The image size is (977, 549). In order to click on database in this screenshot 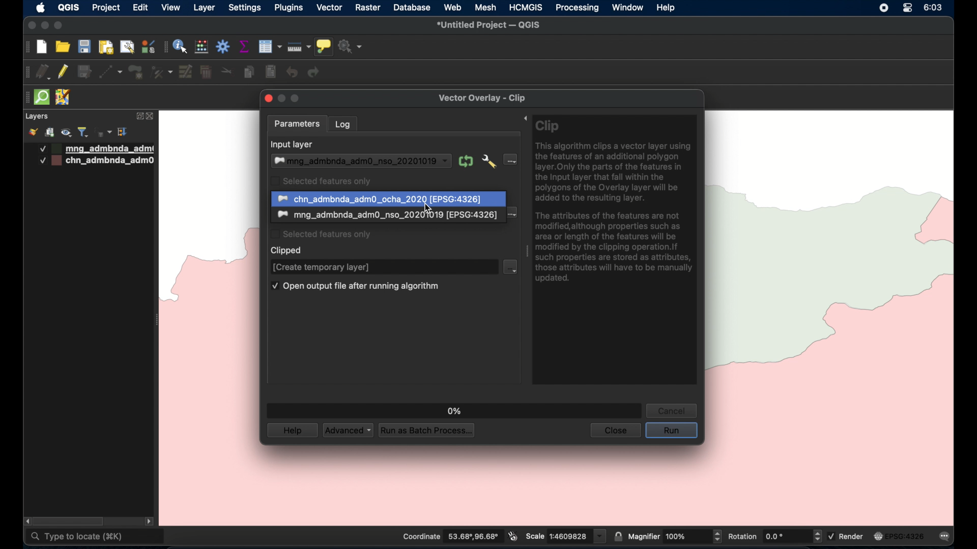, I will do `click(411, 9)`.